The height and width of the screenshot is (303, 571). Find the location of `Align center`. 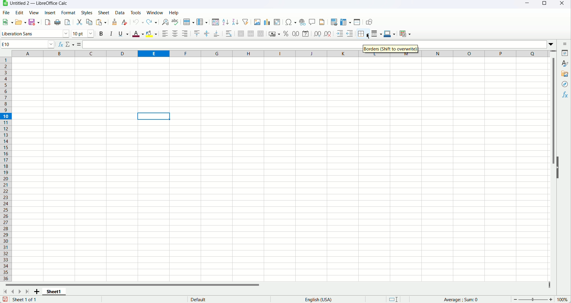

Align center is located at coordinates (175, 34).